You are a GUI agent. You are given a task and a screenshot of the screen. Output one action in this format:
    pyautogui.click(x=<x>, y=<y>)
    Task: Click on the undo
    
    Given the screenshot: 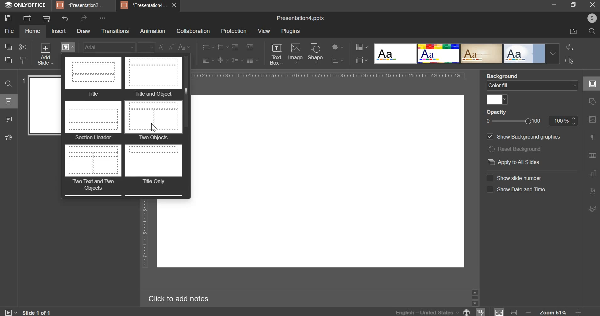 What is the action you would take?
    pyautogui.click(x=64, y=19)
    